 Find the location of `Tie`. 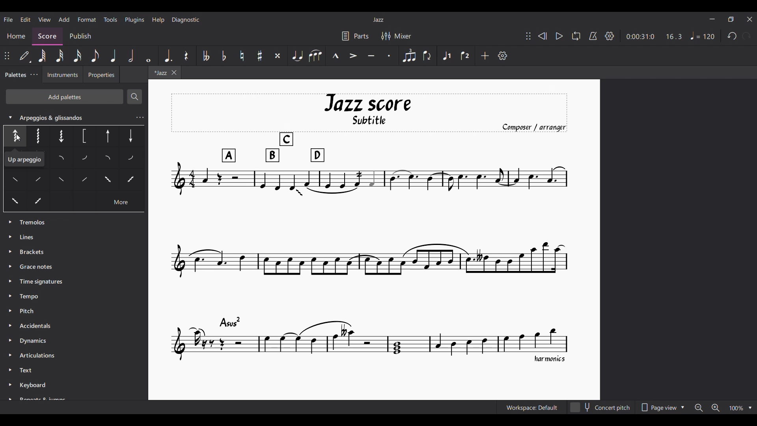

Tie is located at coordinates (296, 56).